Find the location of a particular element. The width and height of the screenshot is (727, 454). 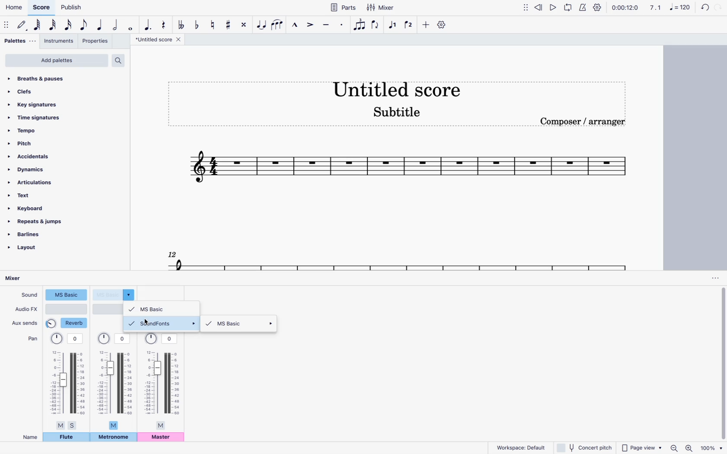

cursor is located at coordinates (148, 322).